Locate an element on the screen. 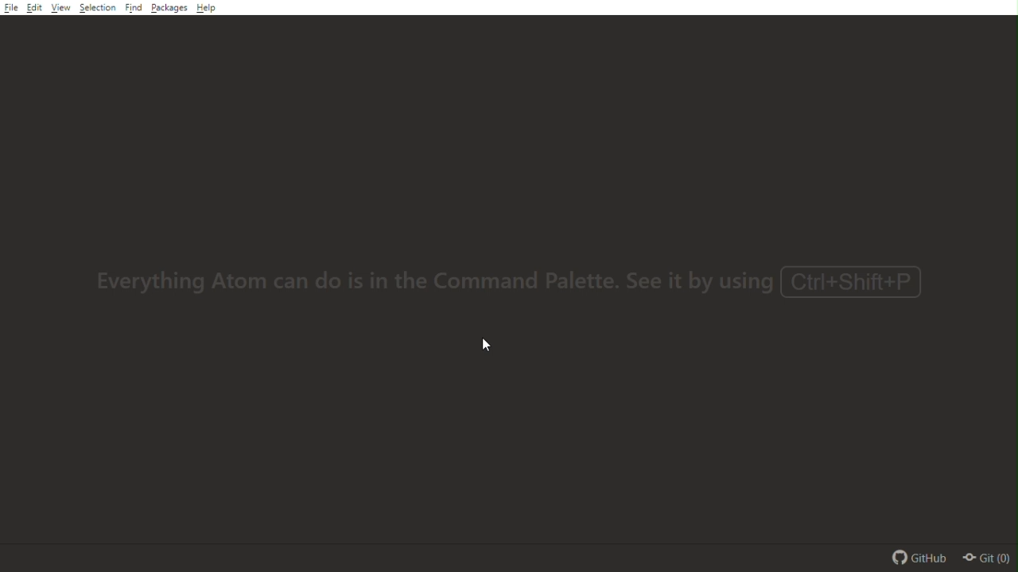 The height and width of the screenshot is (572, 1018). mouse is located at coordinates (492, 345).